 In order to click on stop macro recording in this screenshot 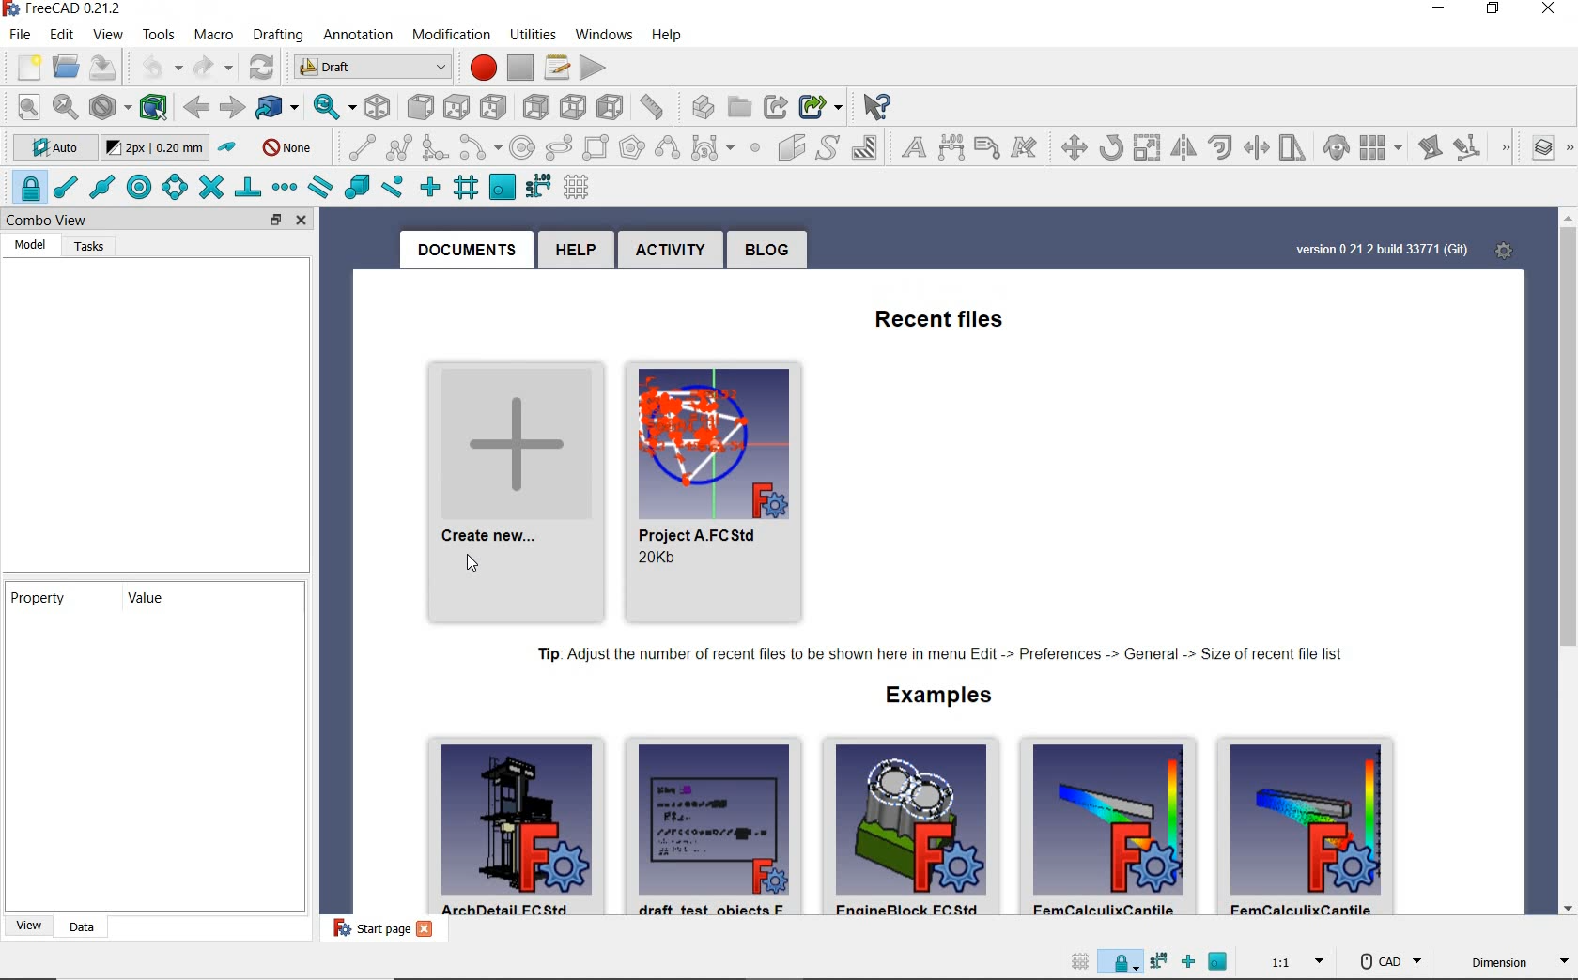, I will do `click(522, 69)`.